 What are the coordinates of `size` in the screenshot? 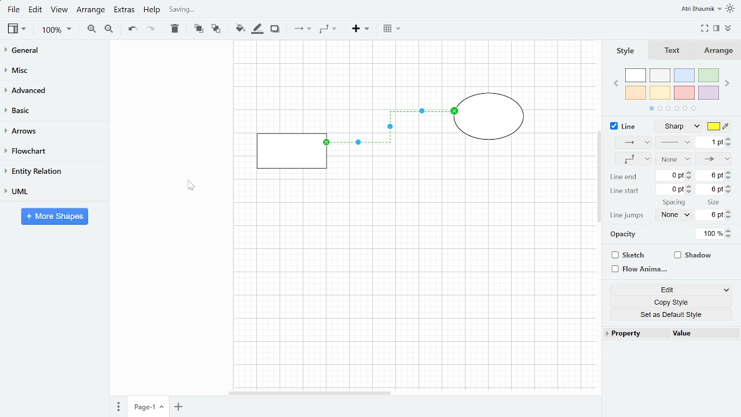 It's located at (710, 203).